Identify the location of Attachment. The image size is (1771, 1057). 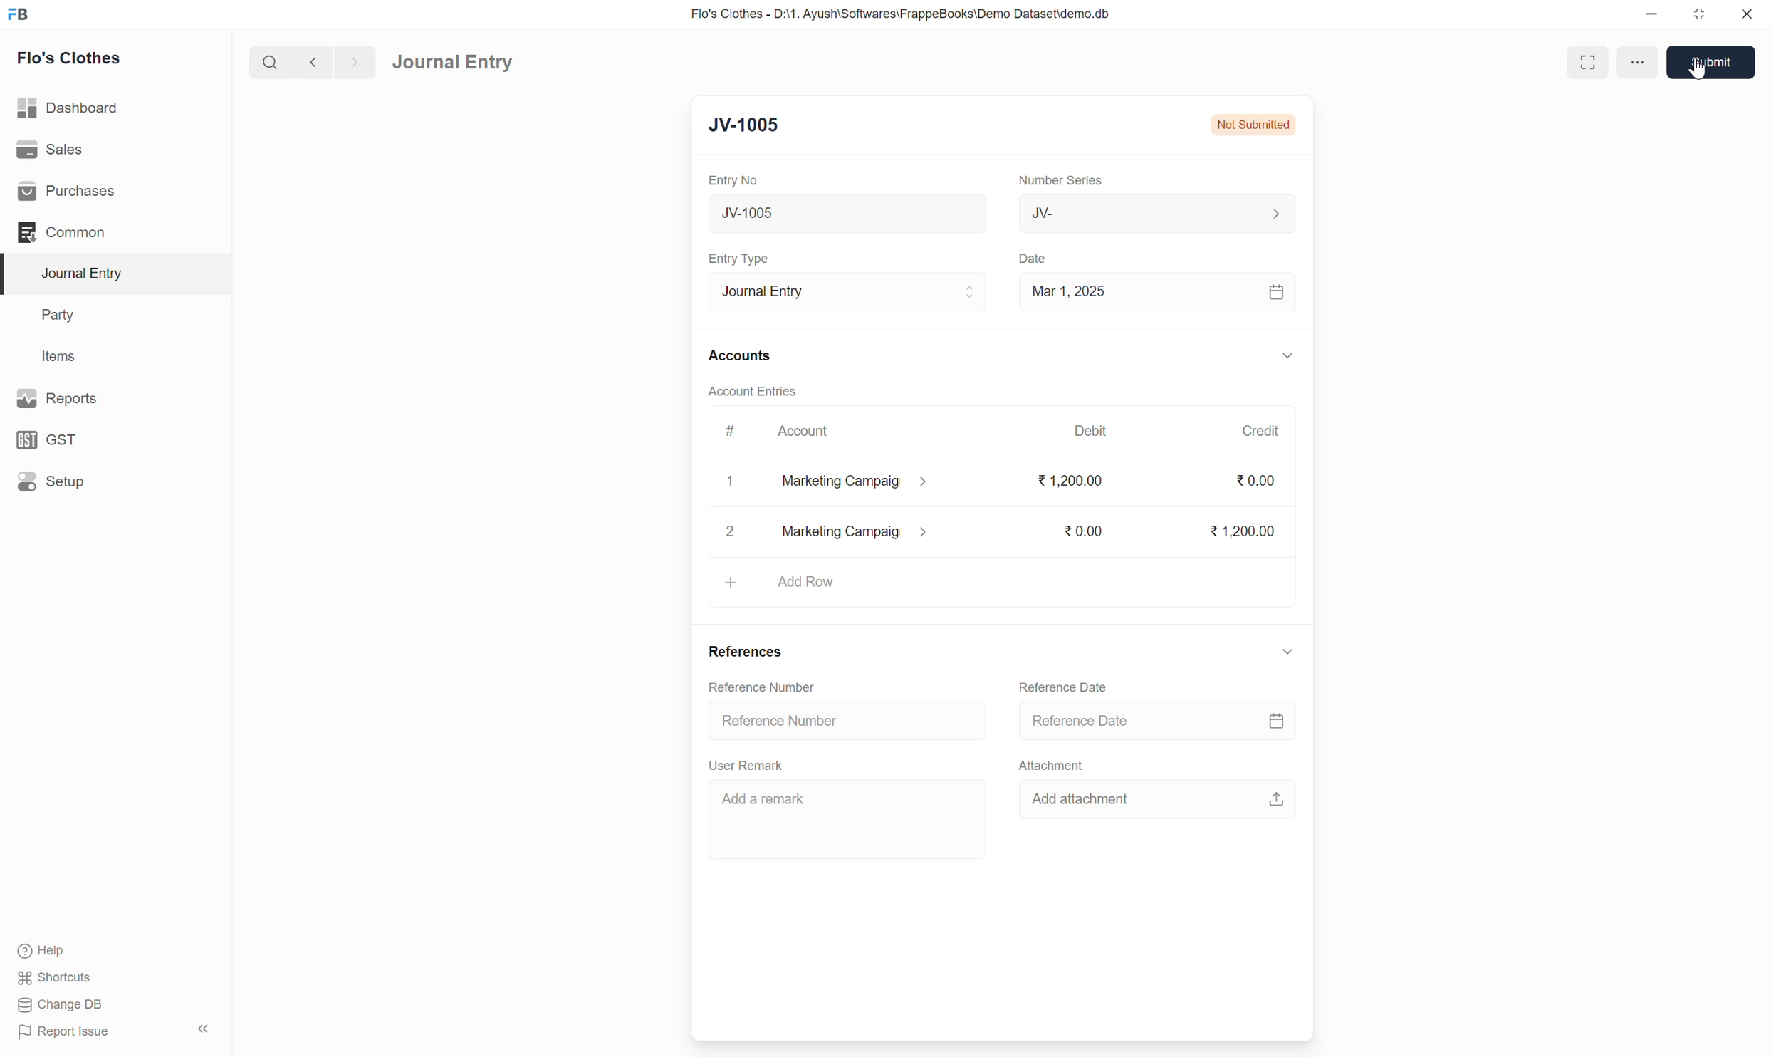
(1055, 767).